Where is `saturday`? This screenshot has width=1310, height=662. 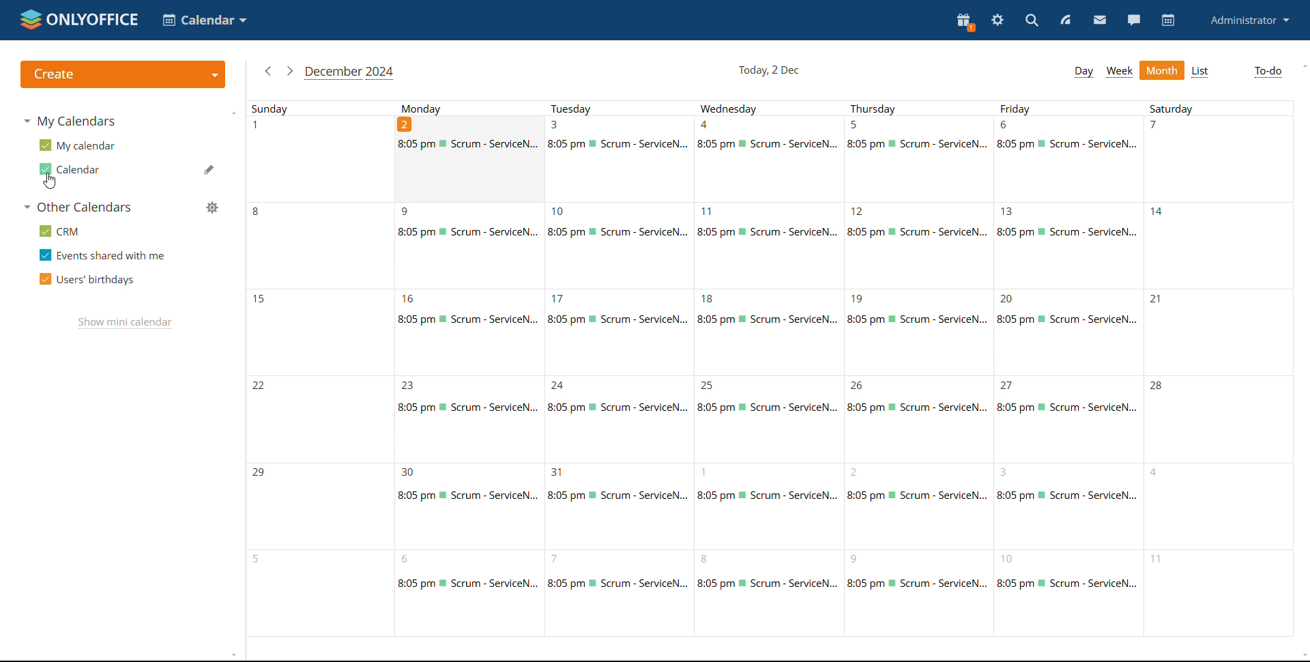 saturday is located at coordinates (1218, 107).